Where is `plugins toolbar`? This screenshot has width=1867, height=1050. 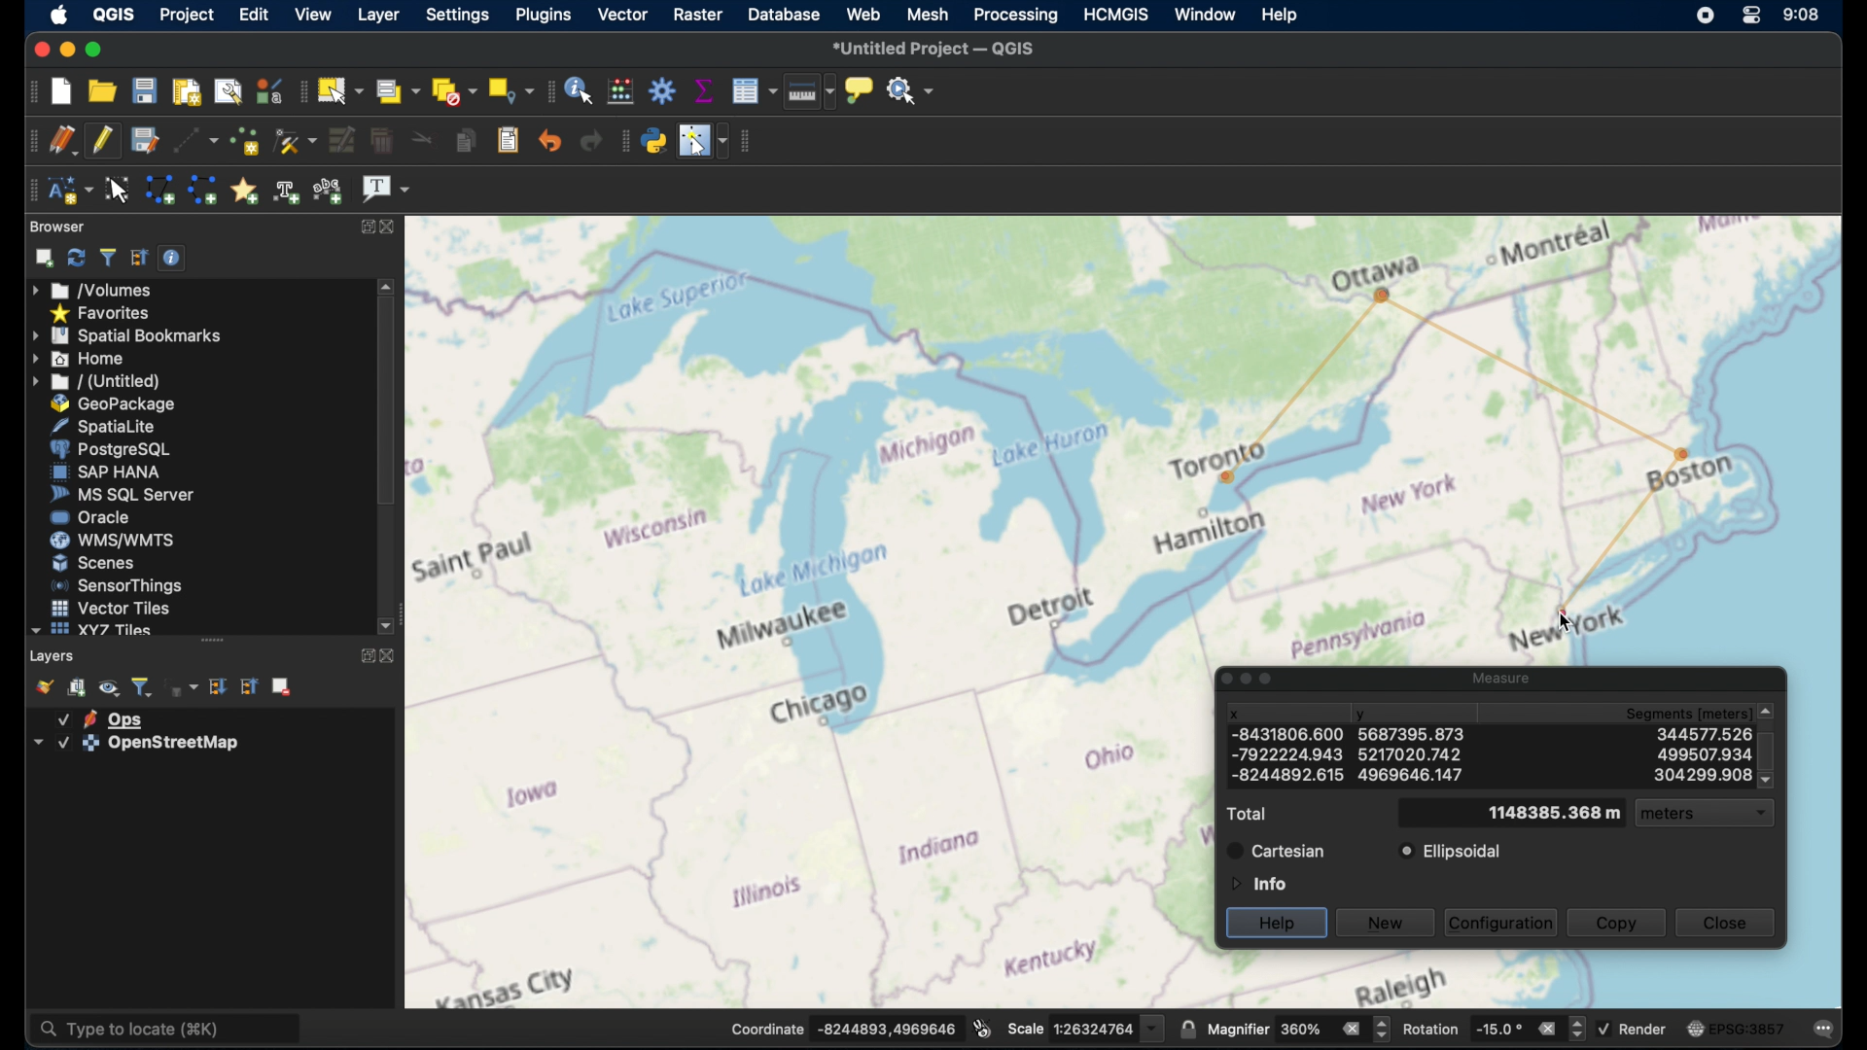
plugins toolbar is located at coordinates (622, 140).